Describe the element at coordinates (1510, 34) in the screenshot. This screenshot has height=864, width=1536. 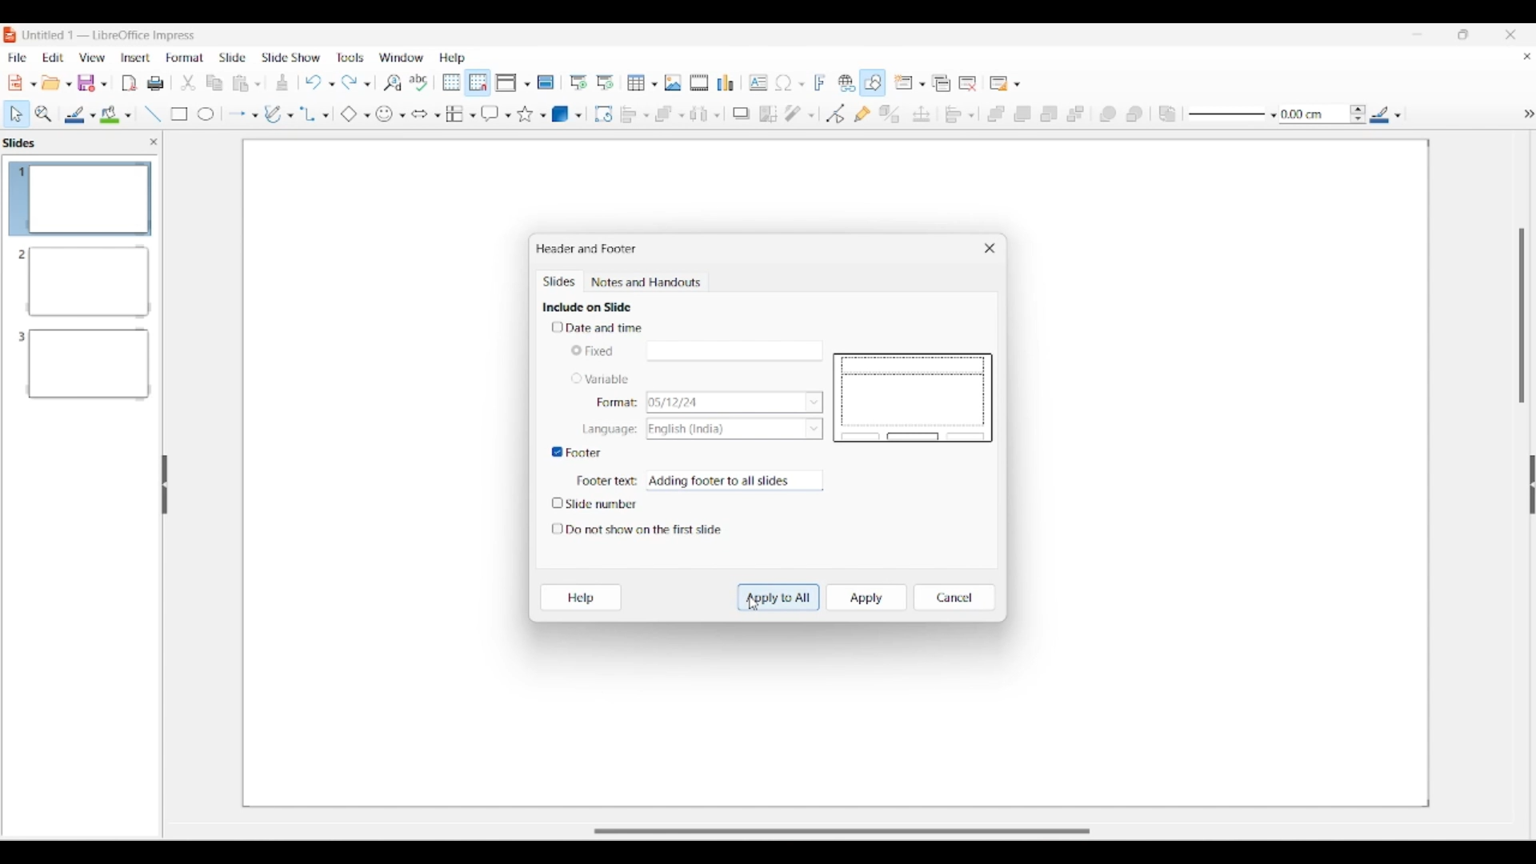
I see `Close interface` at that location.